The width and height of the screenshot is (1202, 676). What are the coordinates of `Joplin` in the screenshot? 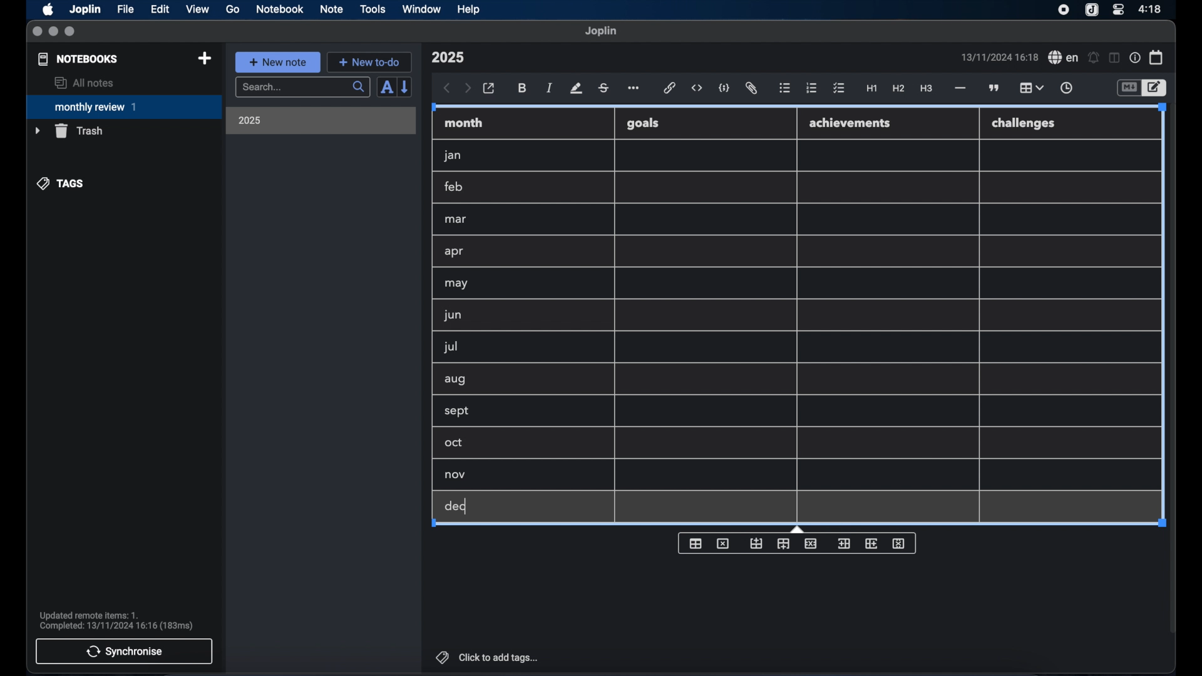 It's located at (86, 10).